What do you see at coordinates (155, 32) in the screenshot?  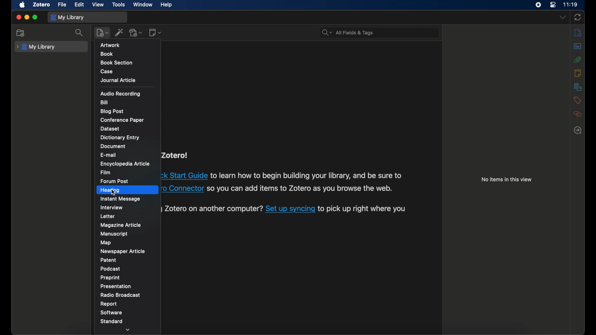 I see `new note` at bounding box center [155, 32].